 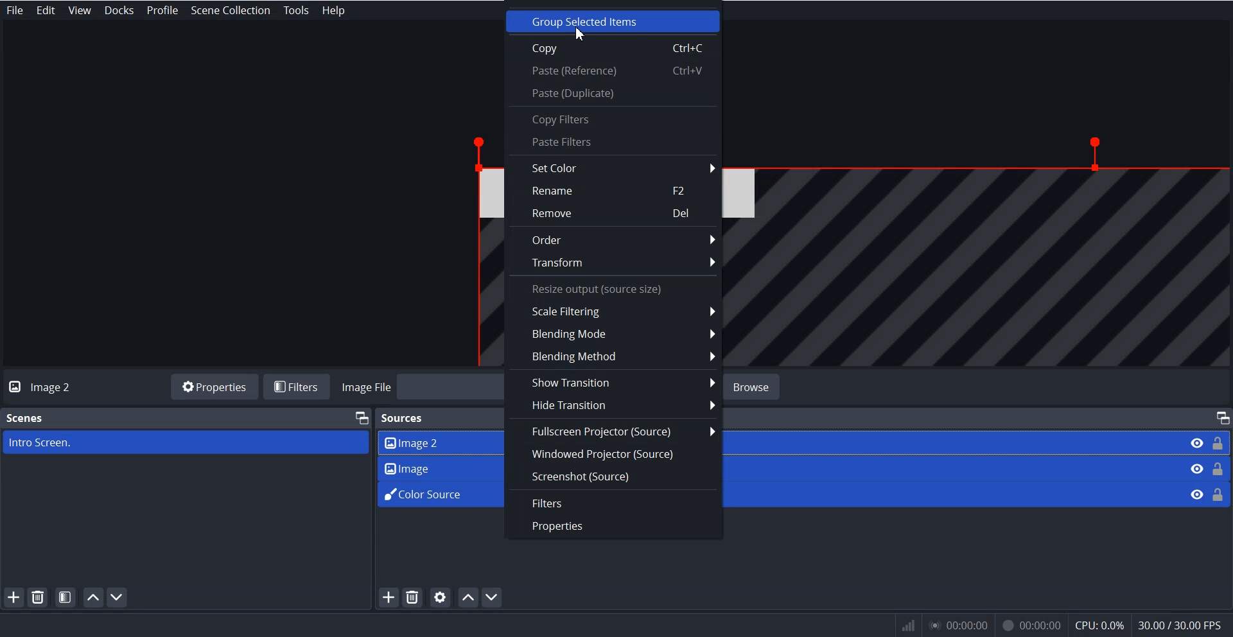 What do you see at coordinates (561, 191) in the screenshot?
I see `Rename` at bounding box center [561, 191].